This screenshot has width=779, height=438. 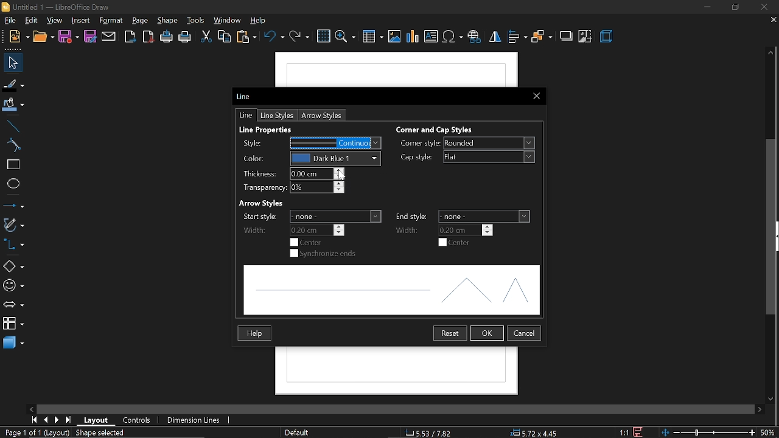 I want to click on end style, so click(x=485, y=217).